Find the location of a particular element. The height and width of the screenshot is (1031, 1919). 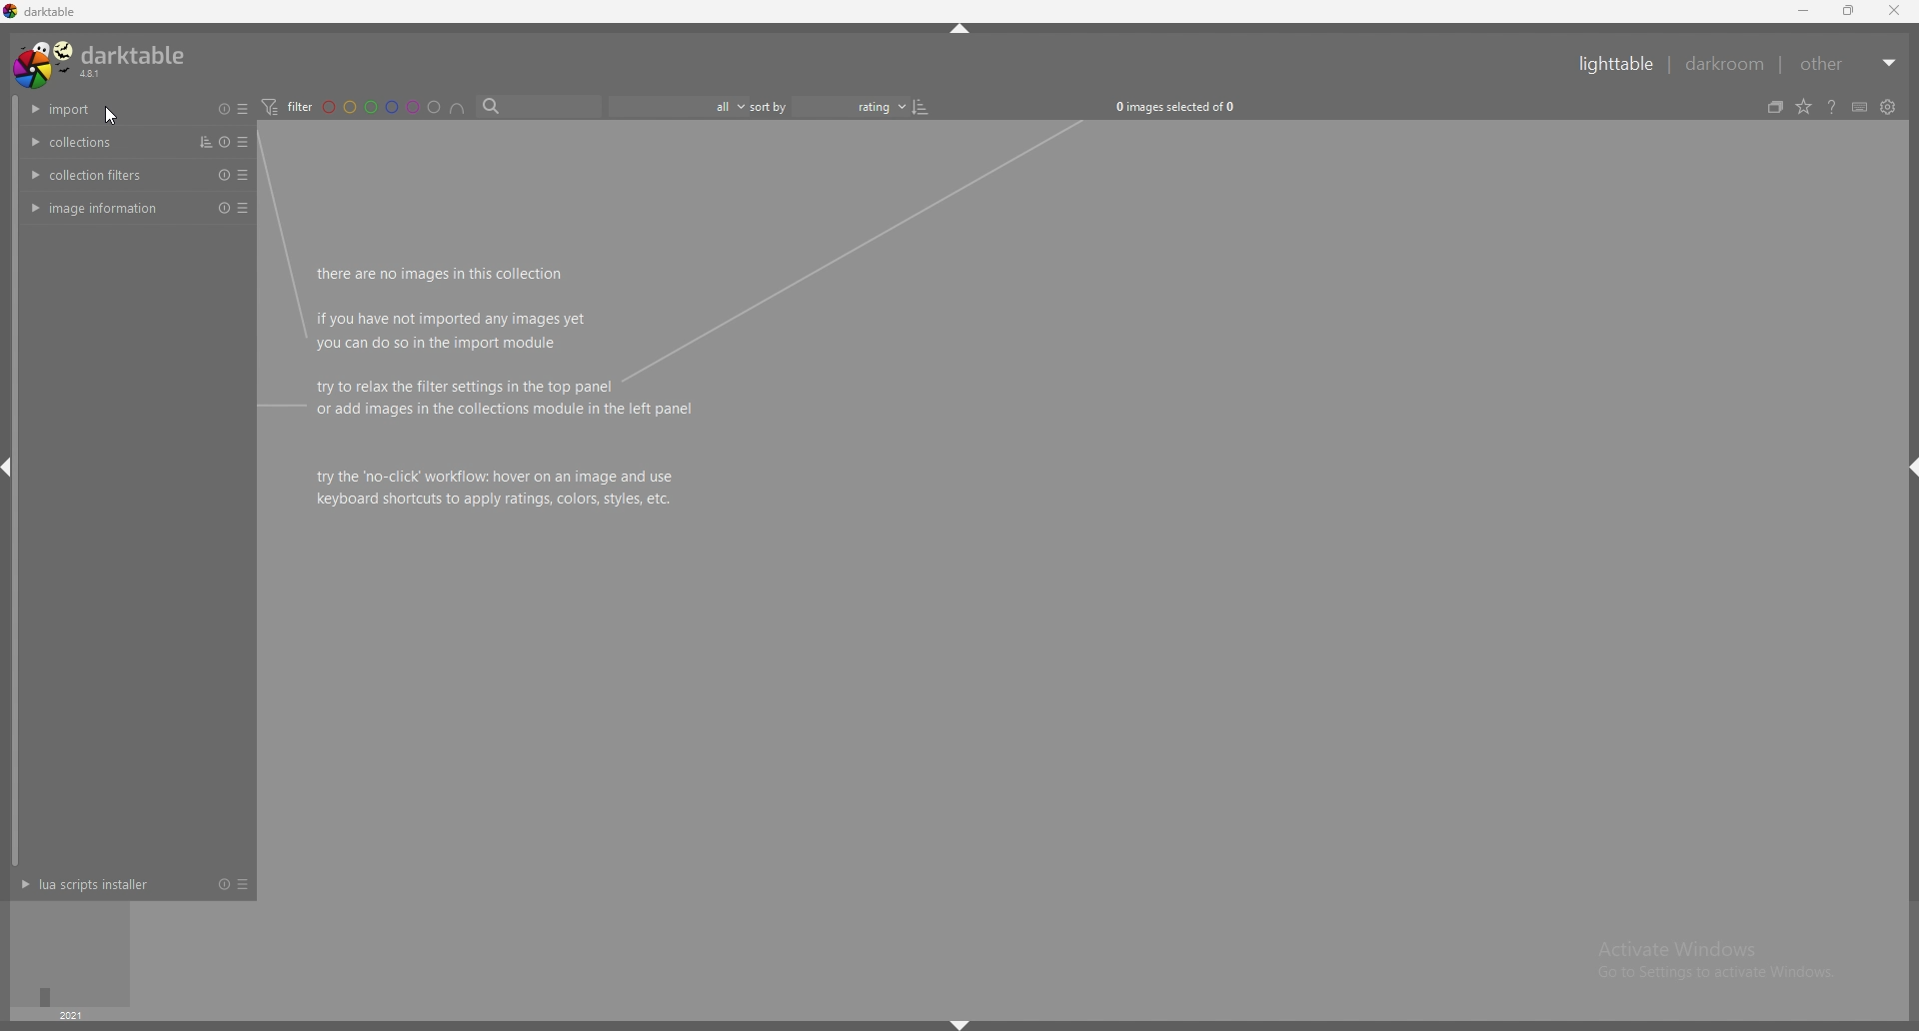

collections is located at coordinates (97, 141).